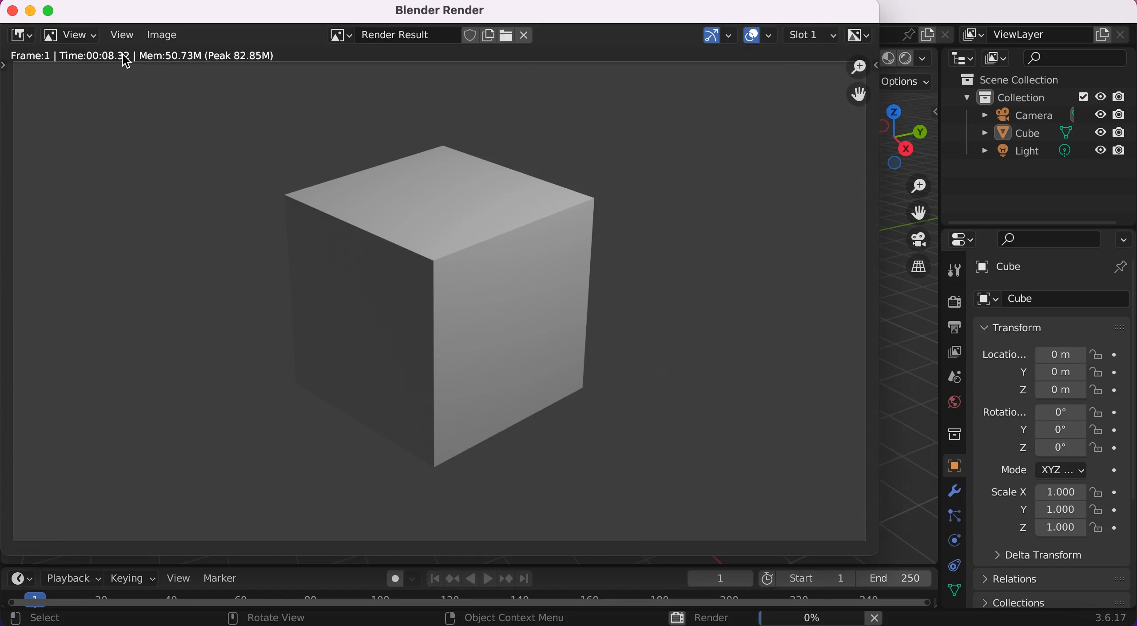 The width and height of the screenshot is (1137, 626). Describe the element at coordinates (1054, 328) in the screenshot. I see `transform` at that location.